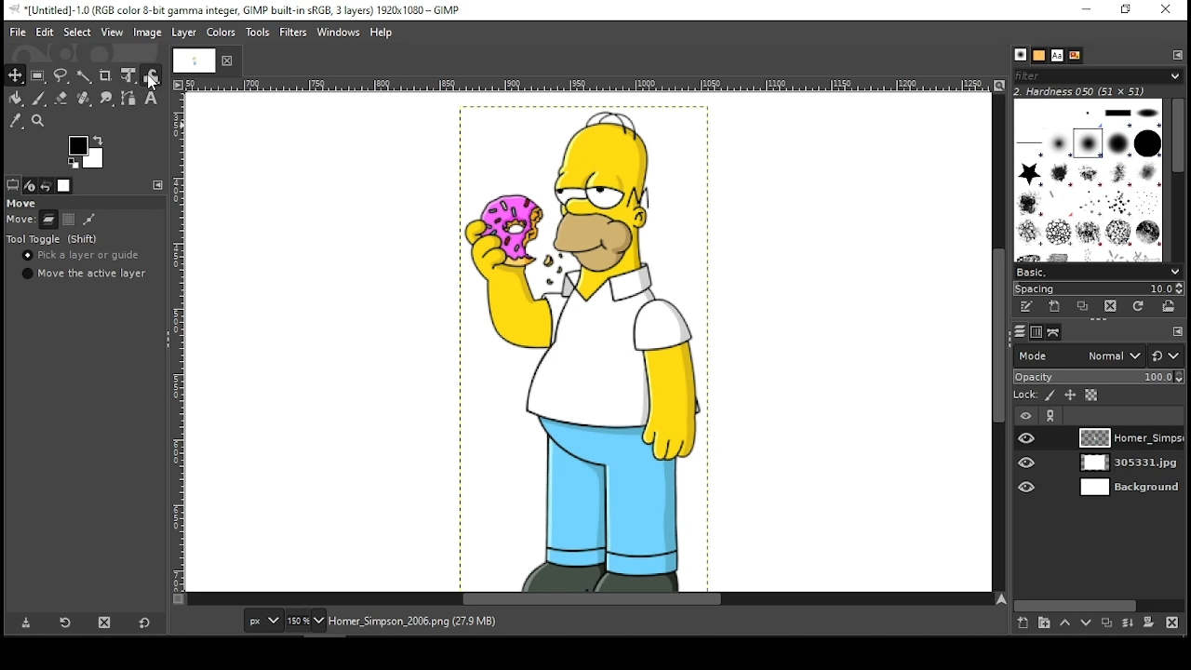 The image size is (1191, 670). Describe the element at coordinates (14, 185) in the screenshot. I see `tool options` at that location.